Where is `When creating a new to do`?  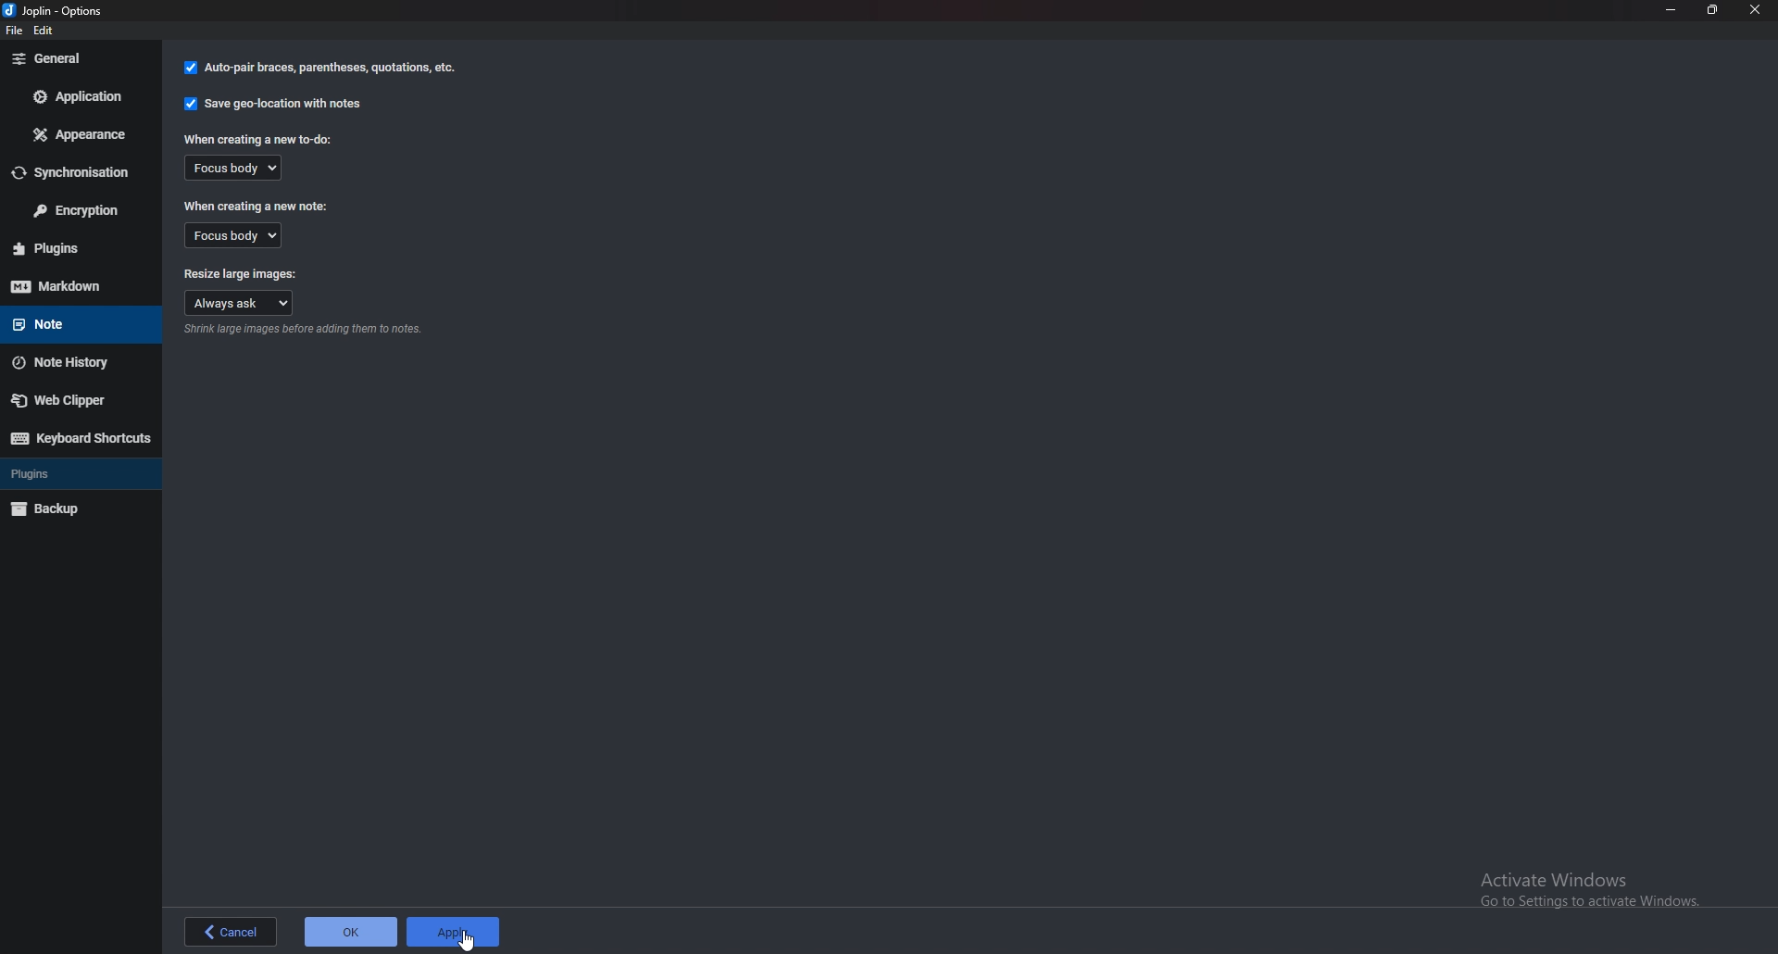 When creating a new to do is located at coordinates (262, 139).